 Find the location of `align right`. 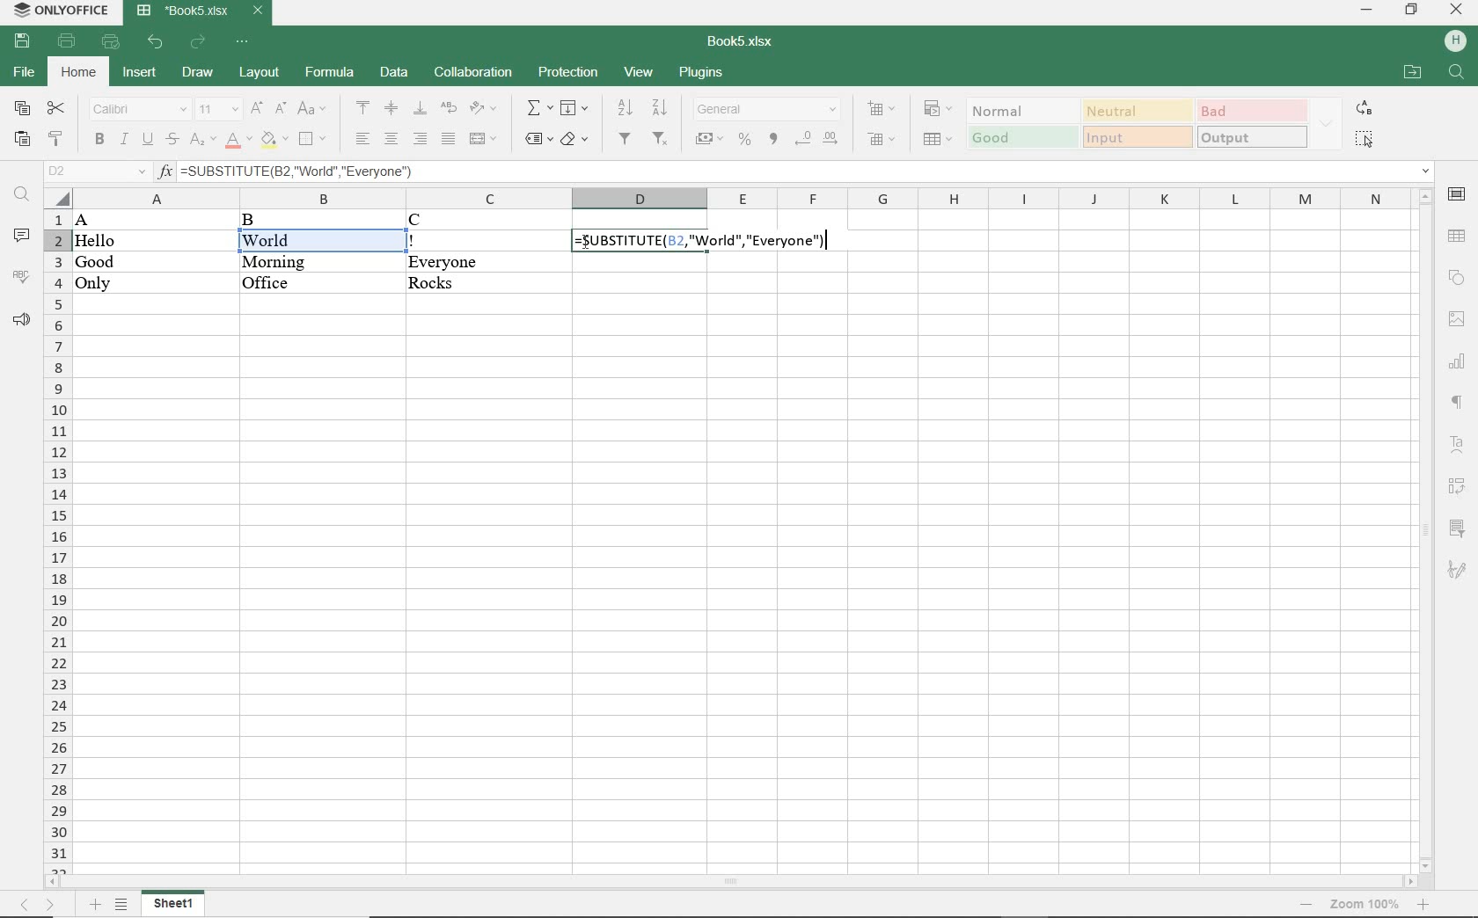

align right is located at coordinates (421, 140).